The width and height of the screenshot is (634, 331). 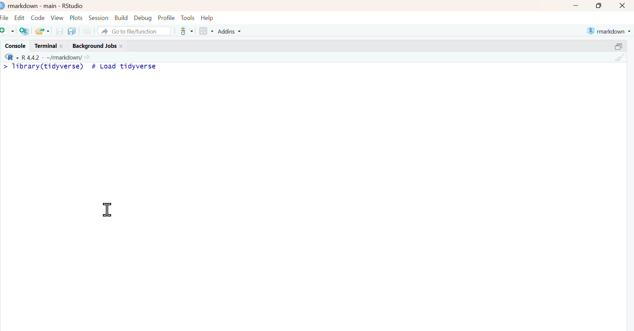 What do you see at coordinates (99, 17) in the screenshot?
I see `Session` at bounding box center [99, 17].